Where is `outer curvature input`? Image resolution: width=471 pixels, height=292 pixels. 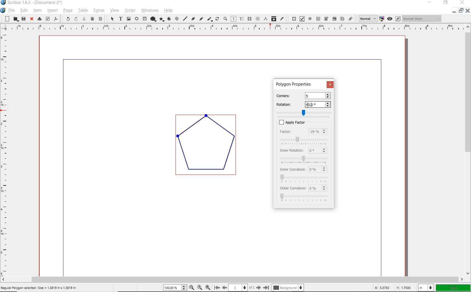
outer curvature input is located at coordinates (319, 188).